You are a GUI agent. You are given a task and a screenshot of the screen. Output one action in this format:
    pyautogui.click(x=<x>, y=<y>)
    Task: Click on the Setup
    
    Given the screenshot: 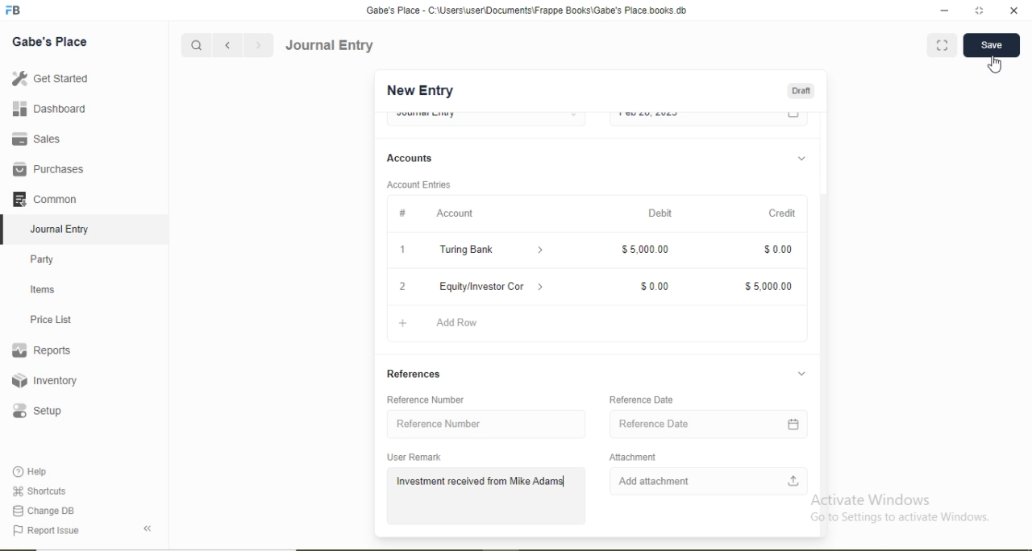 What is the action you would take?
    pyautogui.click(x=36, y=411)
    